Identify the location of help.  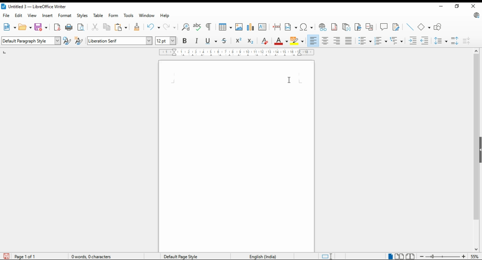
(165, 15).